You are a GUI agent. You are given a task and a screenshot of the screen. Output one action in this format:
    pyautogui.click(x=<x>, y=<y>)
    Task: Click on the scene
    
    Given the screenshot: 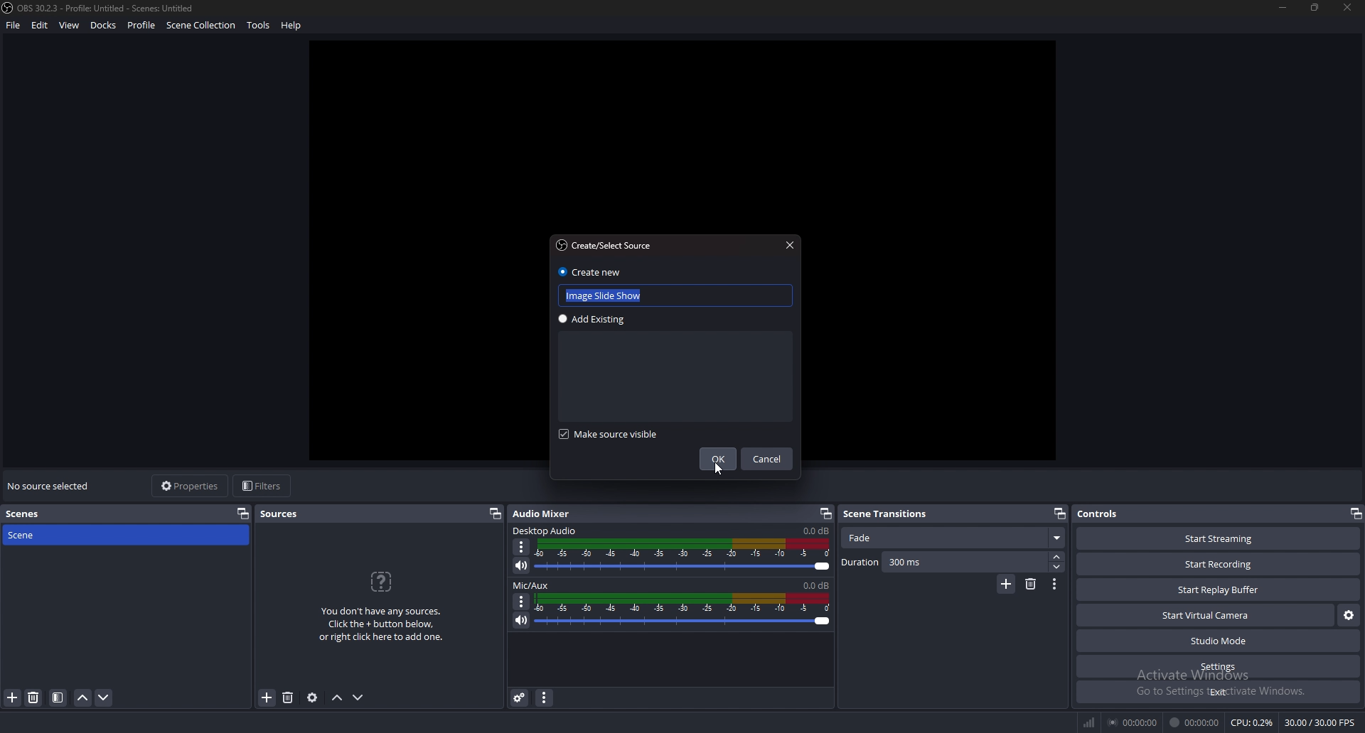 What is the action you would take?
    pyautogui.click(x=49, y=536)
    